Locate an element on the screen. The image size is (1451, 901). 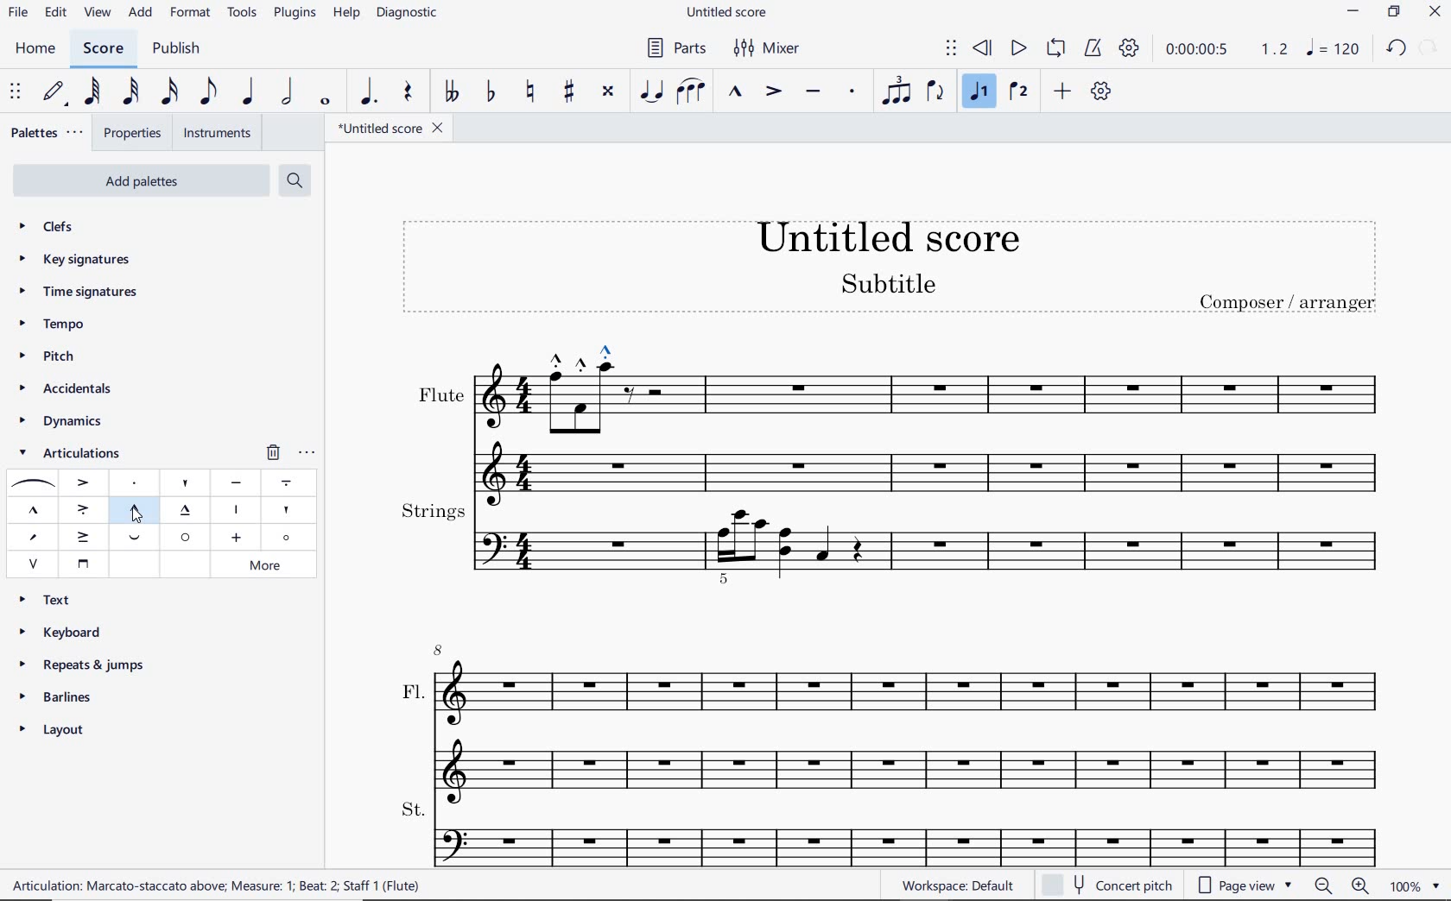
LOOP PLAYBACK is located at coordinates (1055, 49).